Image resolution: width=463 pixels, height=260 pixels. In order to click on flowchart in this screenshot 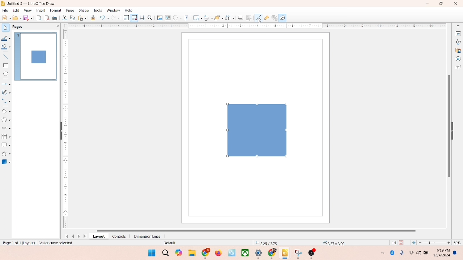, I will do `click(6, 136)`.